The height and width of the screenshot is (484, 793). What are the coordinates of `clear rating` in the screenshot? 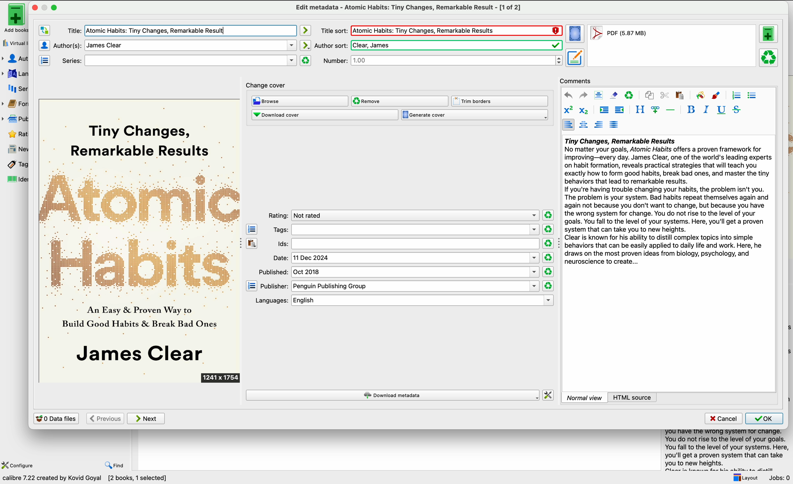 It's located at (548, 214).